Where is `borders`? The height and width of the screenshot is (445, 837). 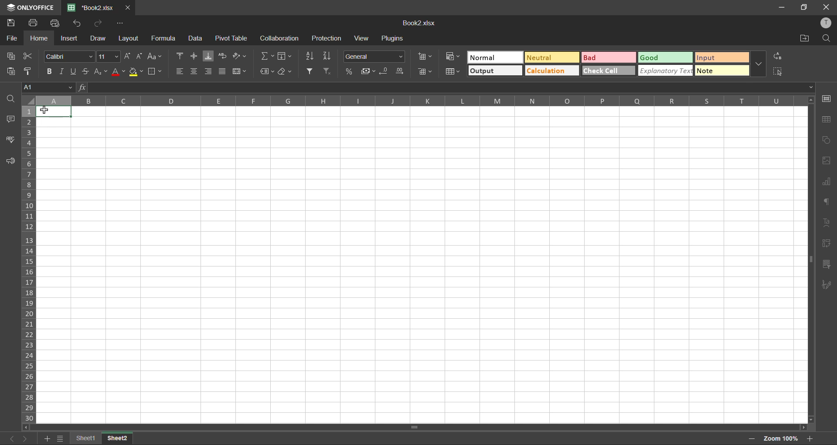
borders is located at coordinates (156, 72).